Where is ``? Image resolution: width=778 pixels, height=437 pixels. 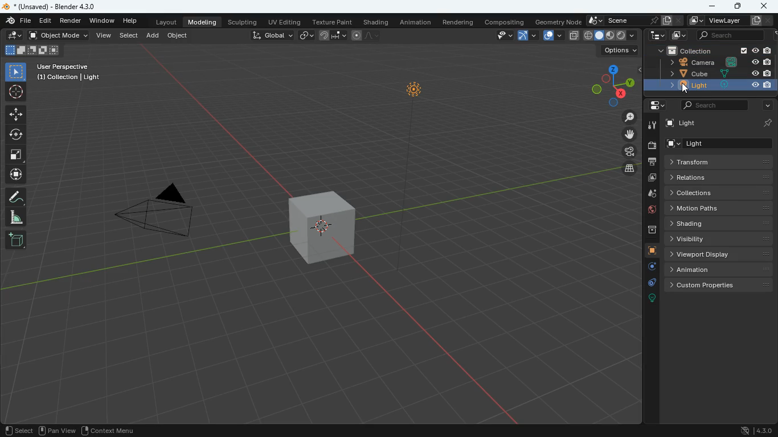  is located at coordinates (650, 266).